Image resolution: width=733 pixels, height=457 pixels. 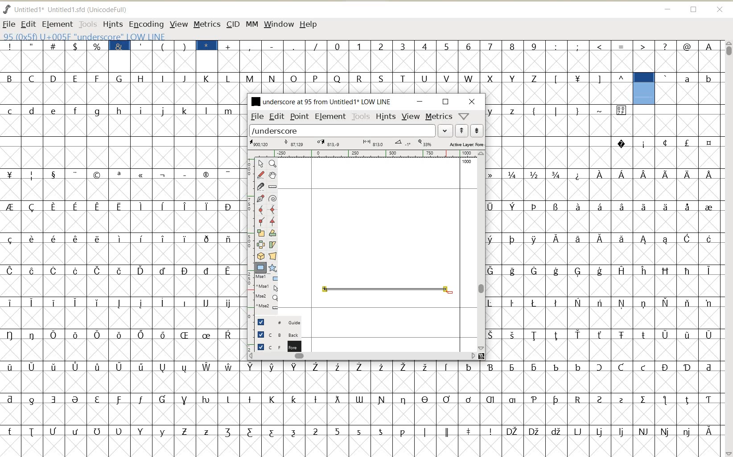 I want to click on show next word list, so click(x=477, y=131).